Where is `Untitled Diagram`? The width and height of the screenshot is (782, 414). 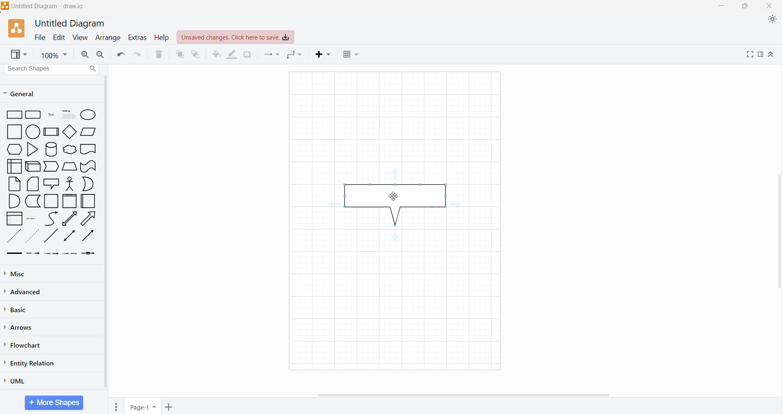
Untitled Diagram is located at coordinates (70, 24).